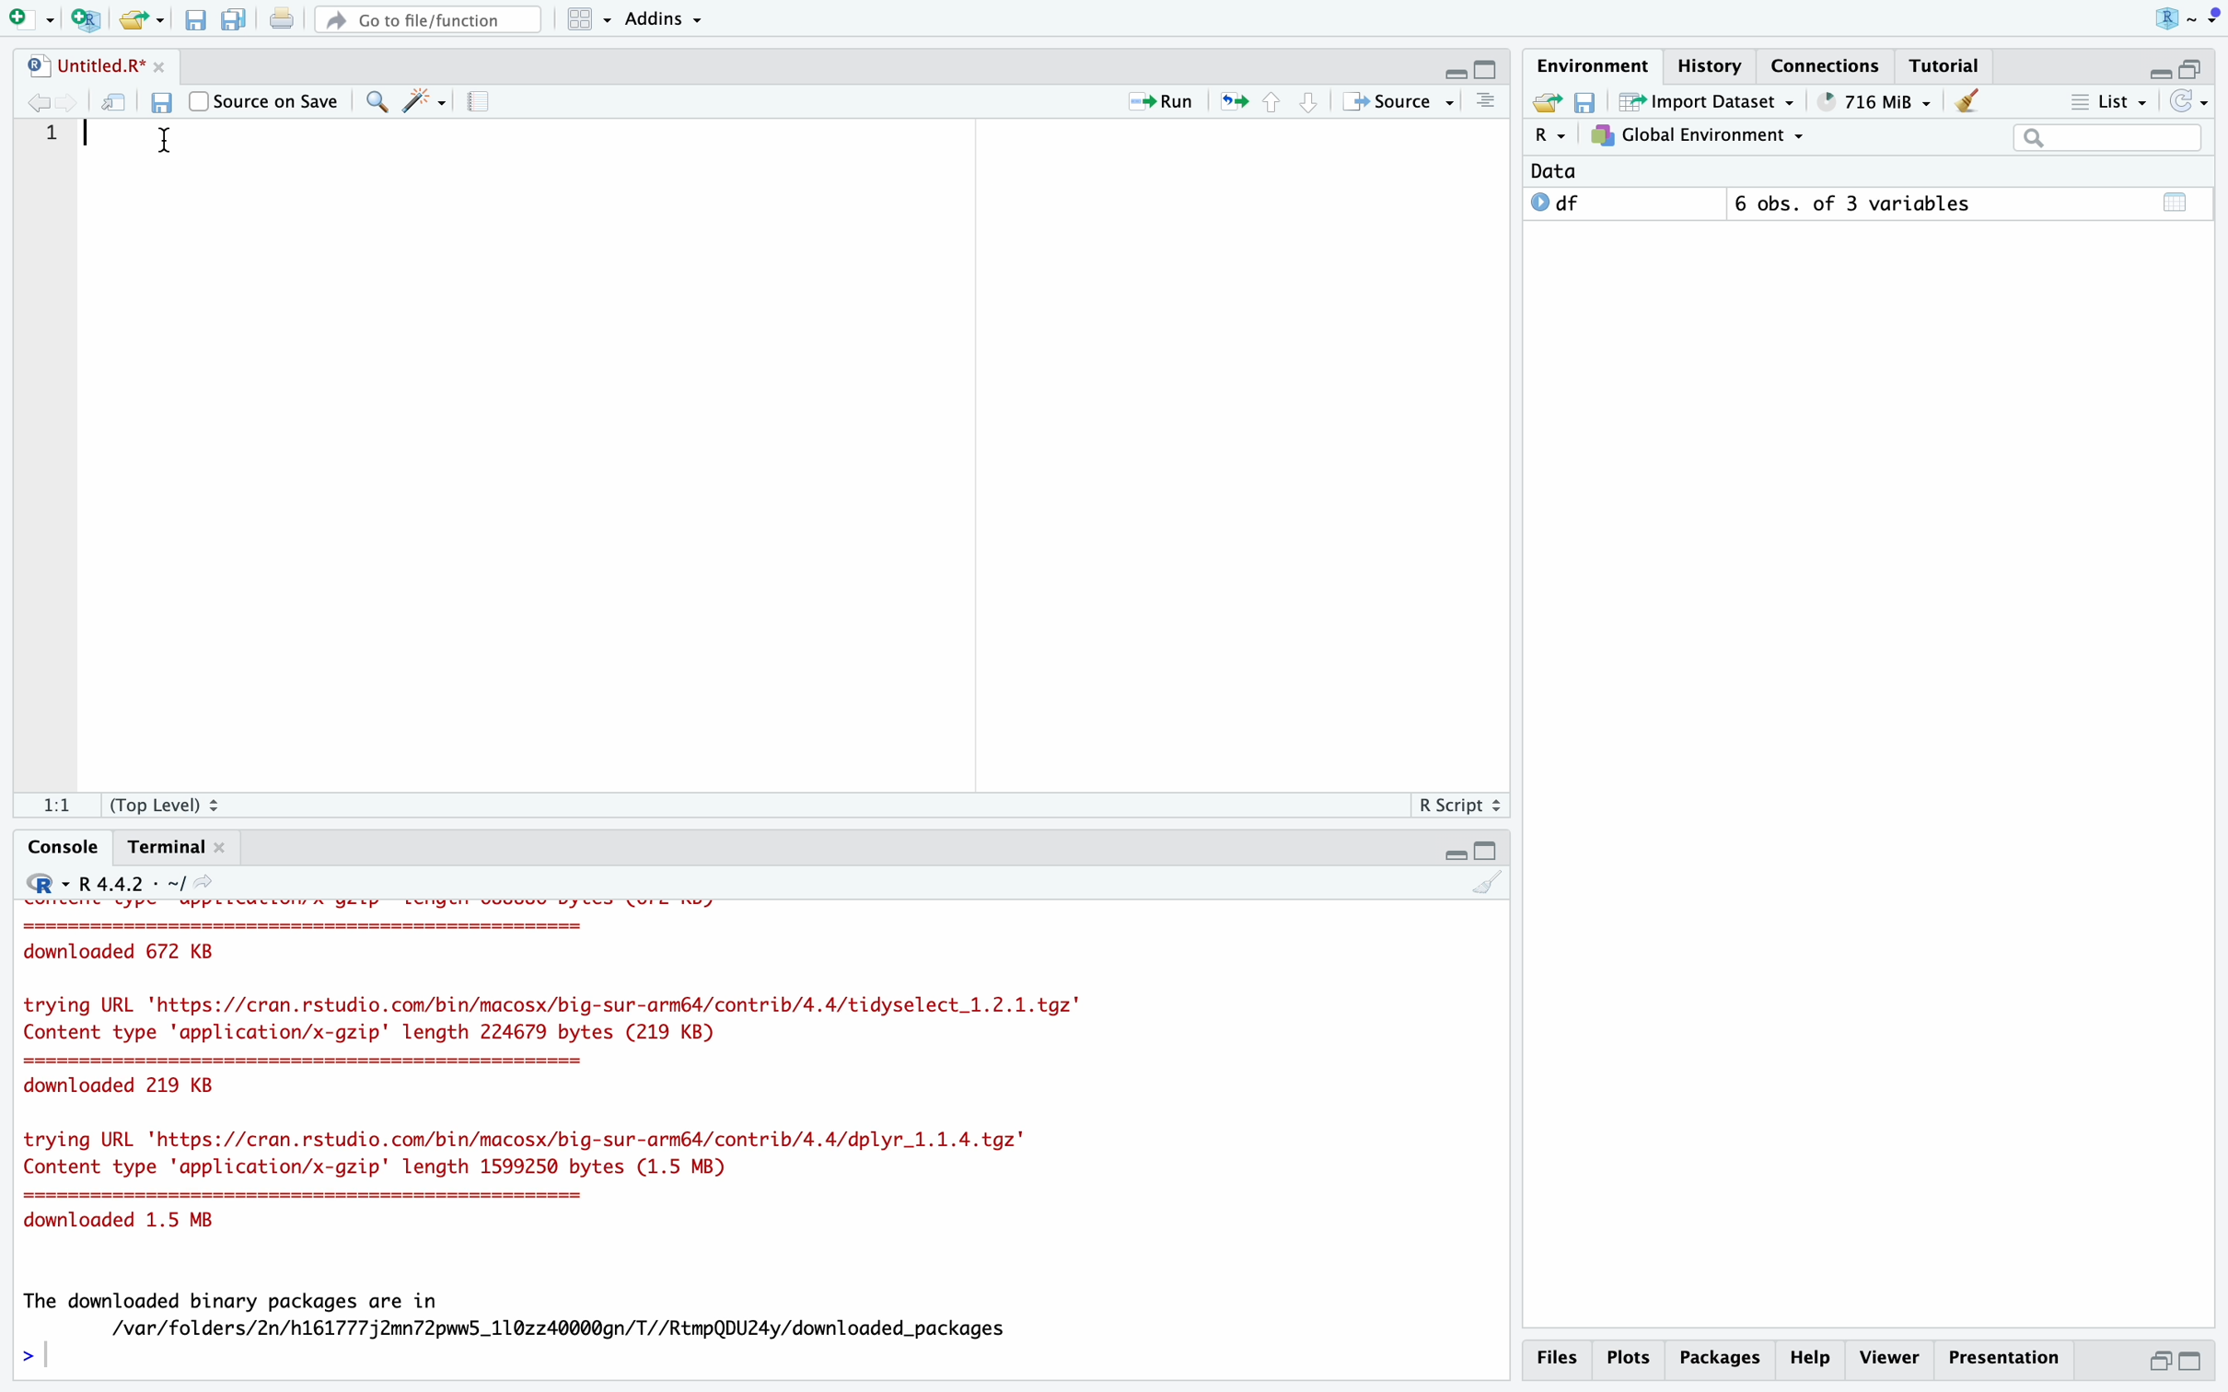  I want to click on Go to next section, so click(1307, 100).